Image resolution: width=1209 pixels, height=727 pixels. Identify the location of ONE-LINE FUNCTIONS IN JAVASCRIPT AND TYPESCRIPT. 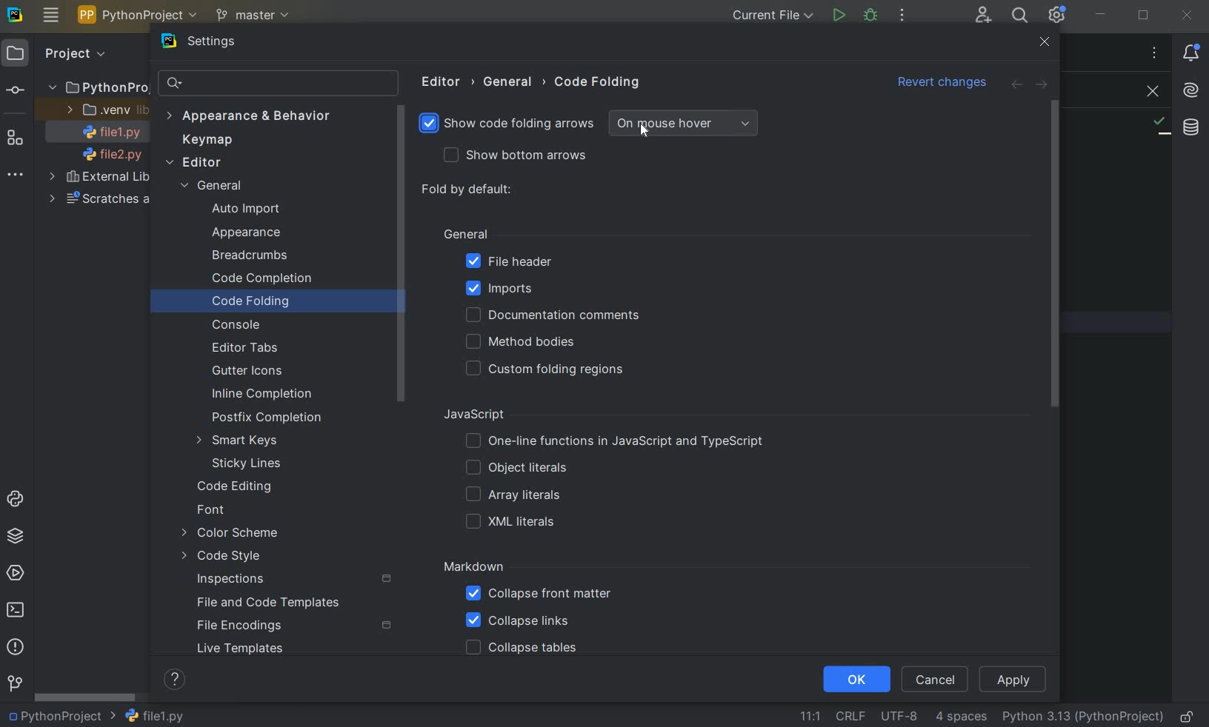
(616, 441).